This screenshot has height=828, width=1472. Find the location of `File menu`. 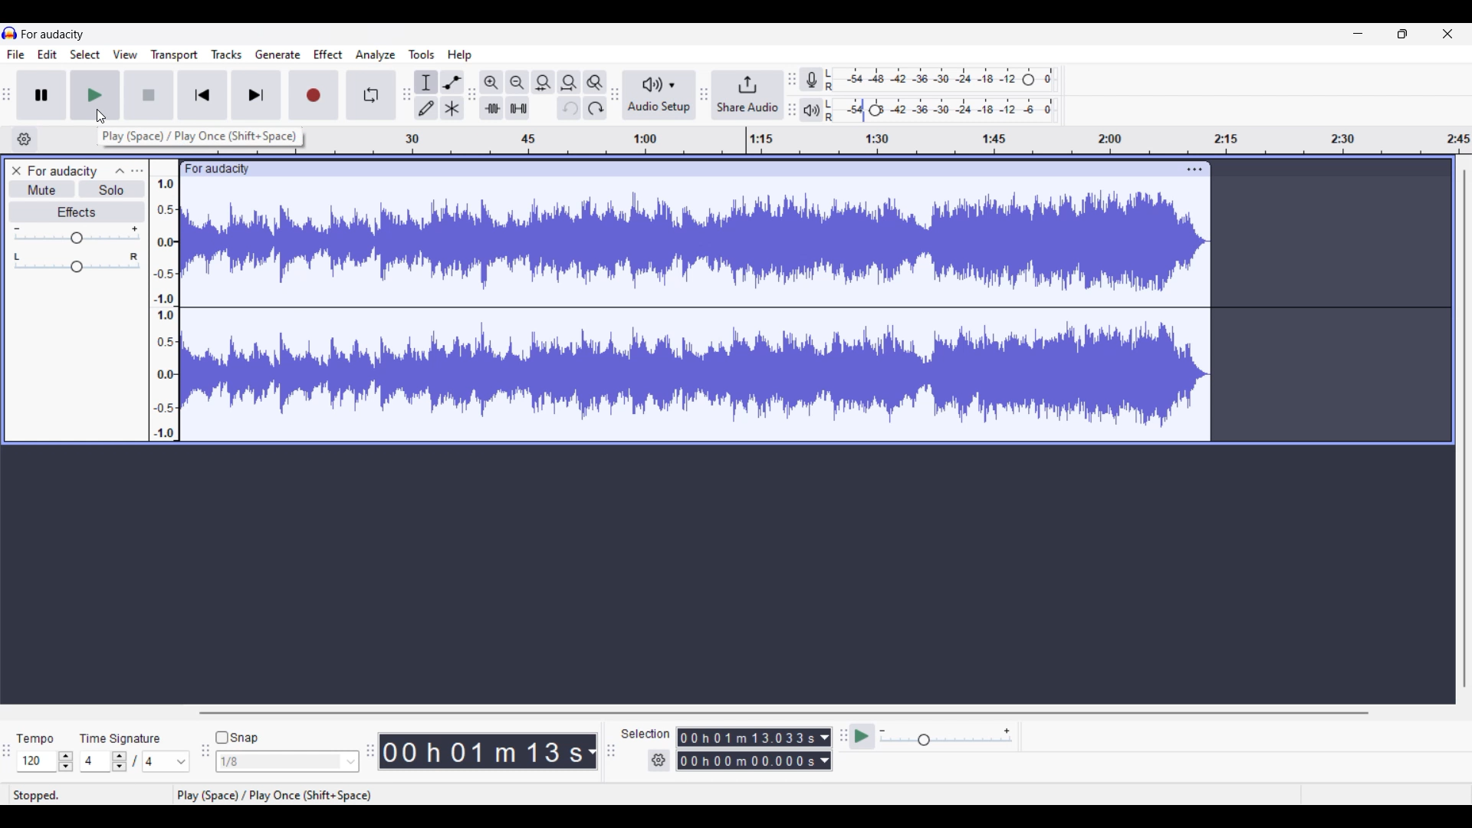

File menu is located at coordinates (16, 54).